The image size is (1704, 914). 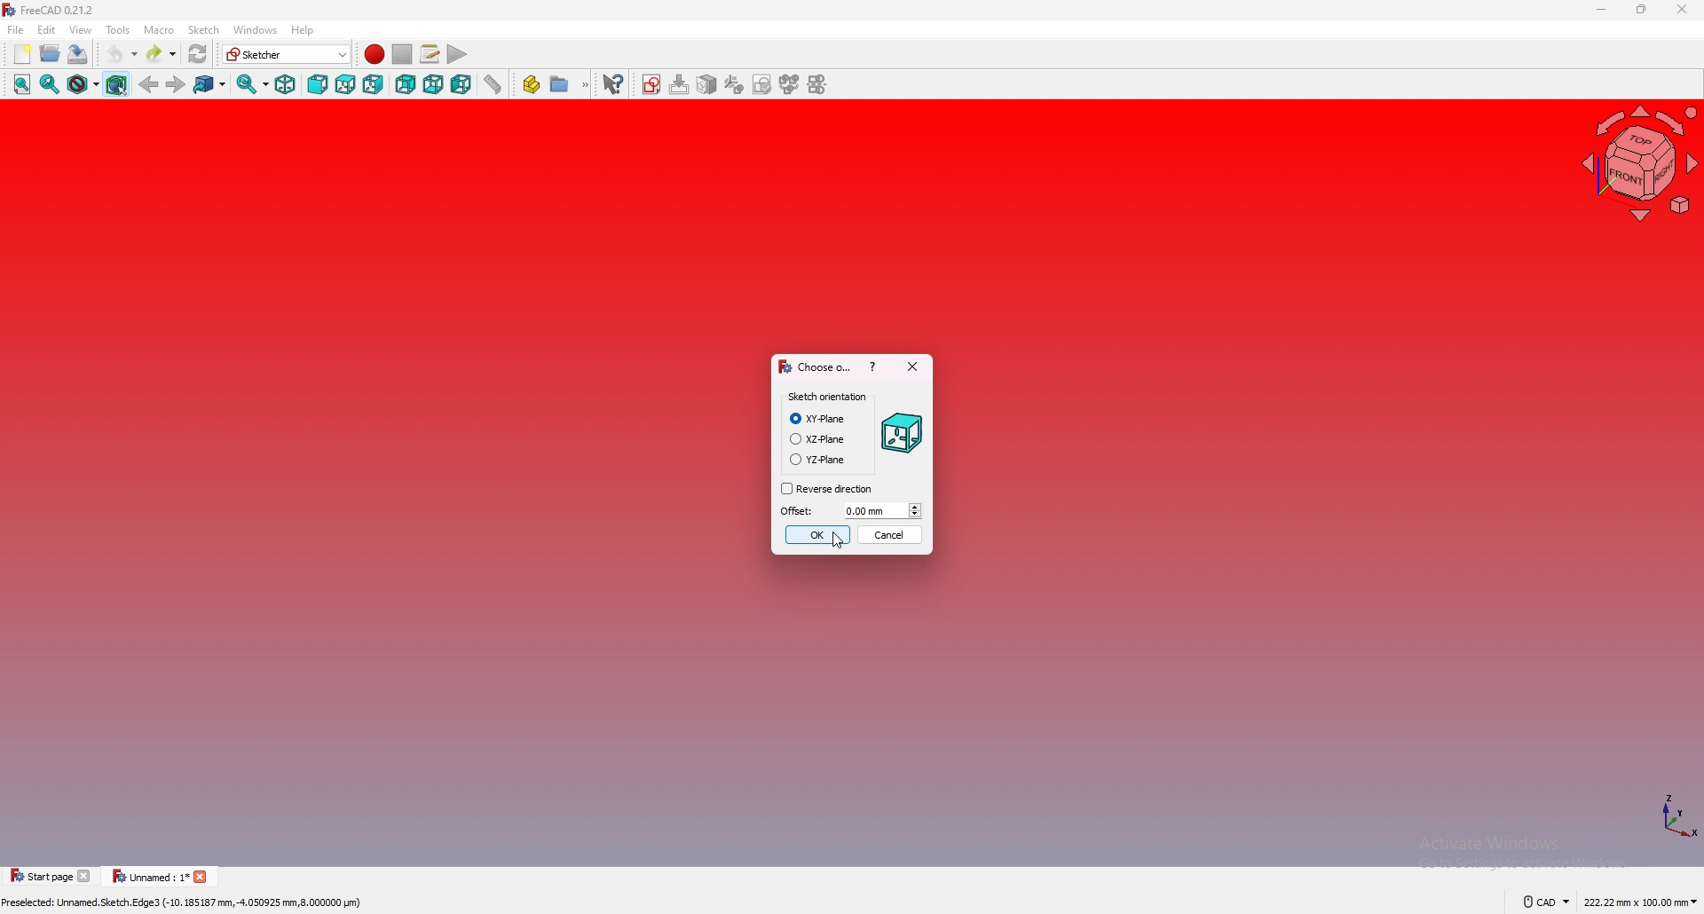 What do you see at coordinates (458, 54) in the screenshot?
I see `execute macro` at bounding box center [458, 54].